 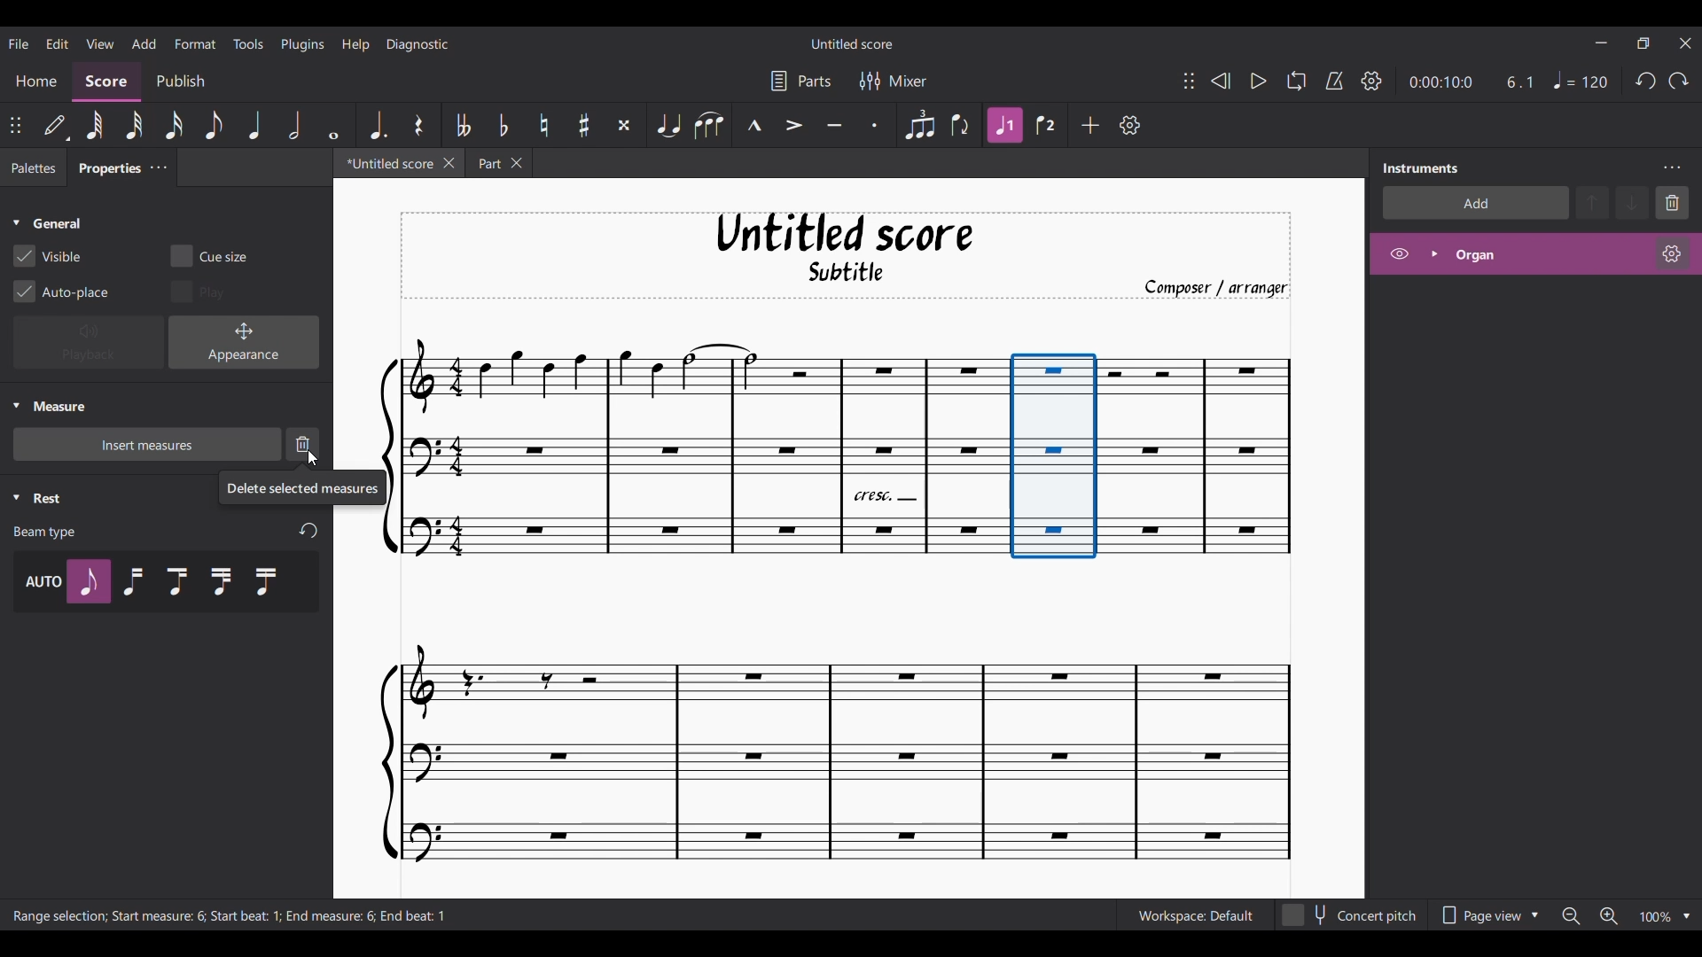 I want to click on Instruments panel settings, so click(x=1672, y=167).